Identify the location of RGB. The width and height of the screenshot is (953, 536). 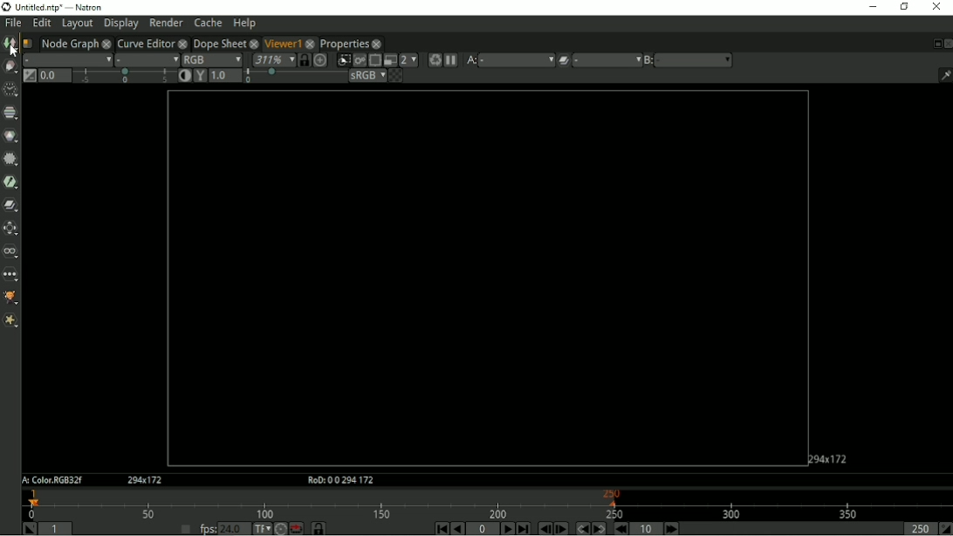
(212, 58).